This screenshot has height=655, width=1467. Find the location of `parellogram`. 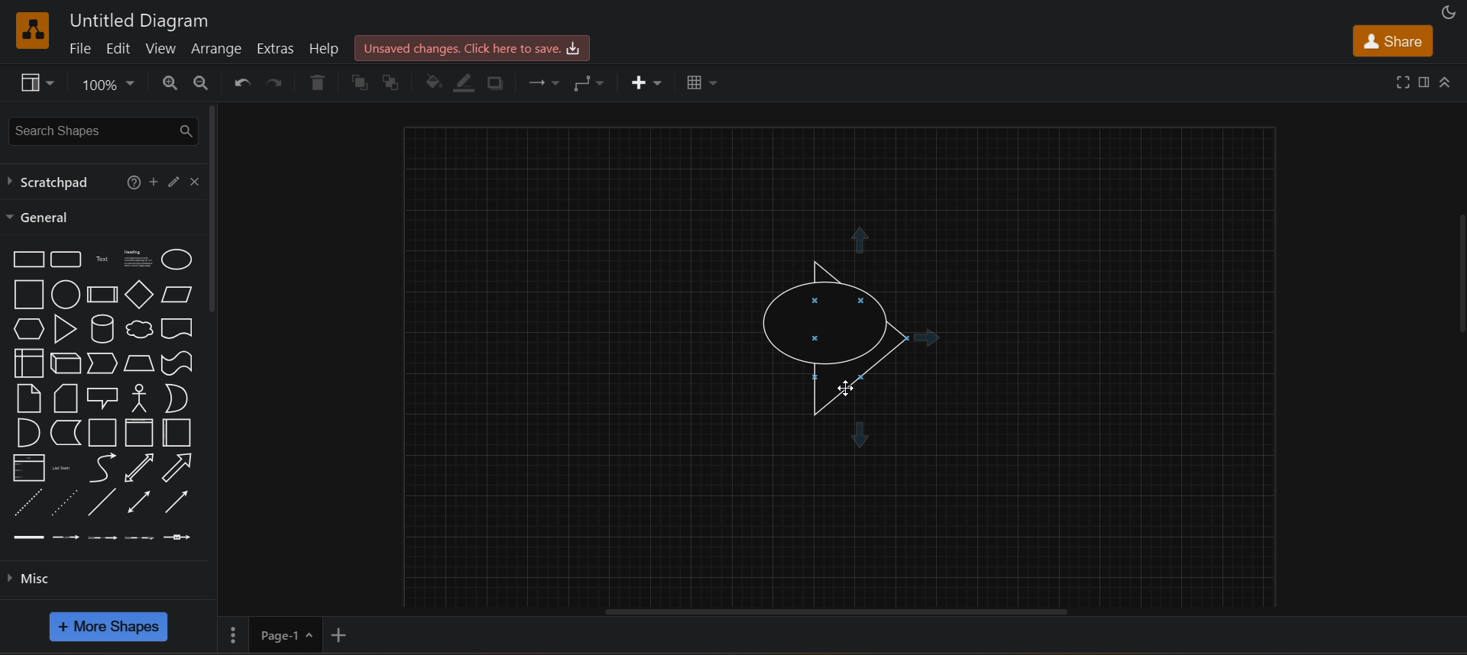

parellogram is located at coordinates (176, 294).